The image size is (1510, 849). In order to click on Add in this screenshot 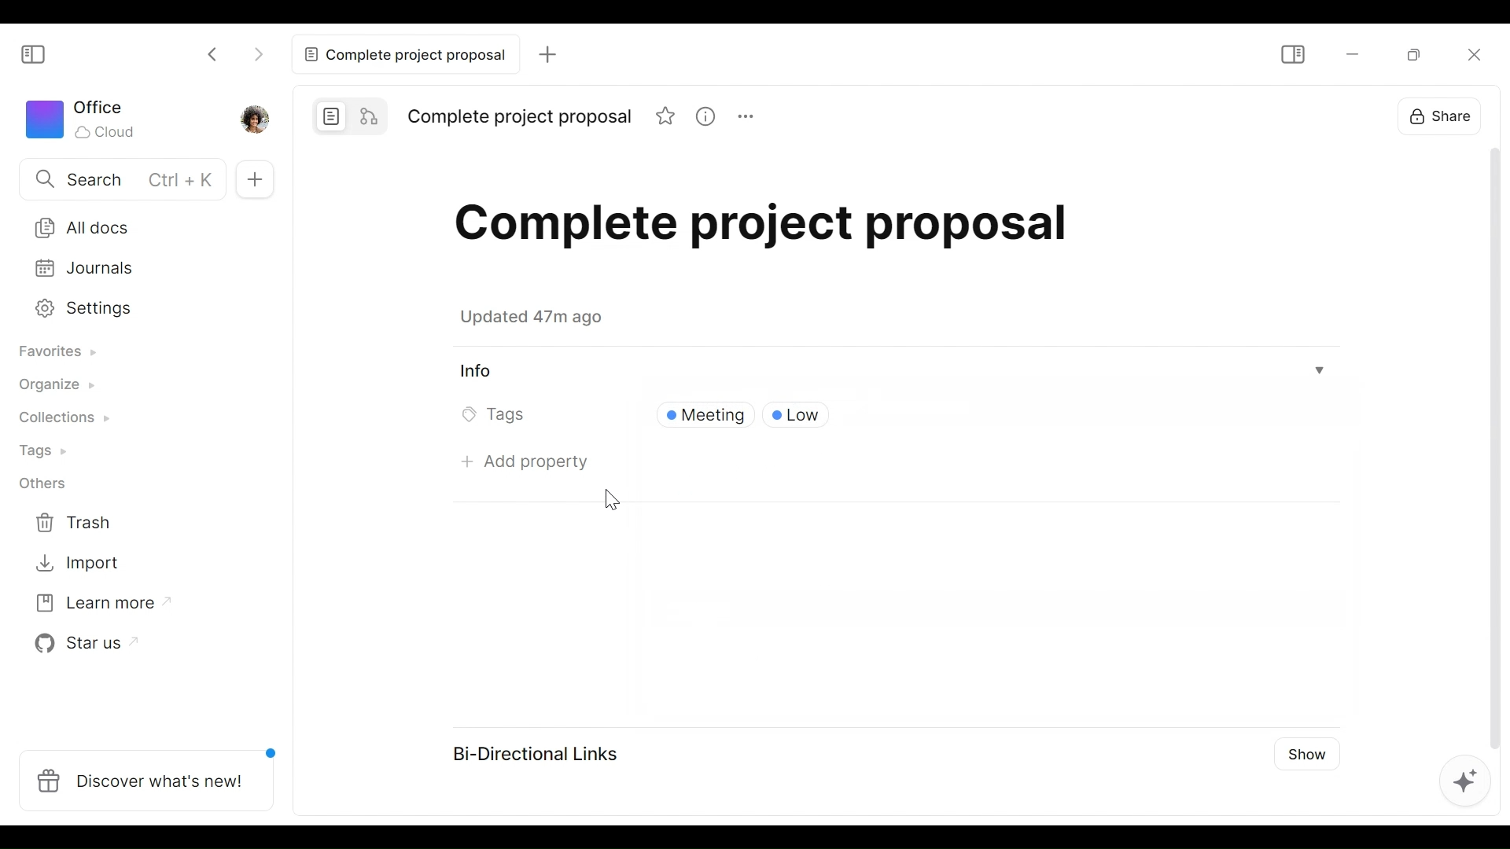, I will do `click(544, 53)`.